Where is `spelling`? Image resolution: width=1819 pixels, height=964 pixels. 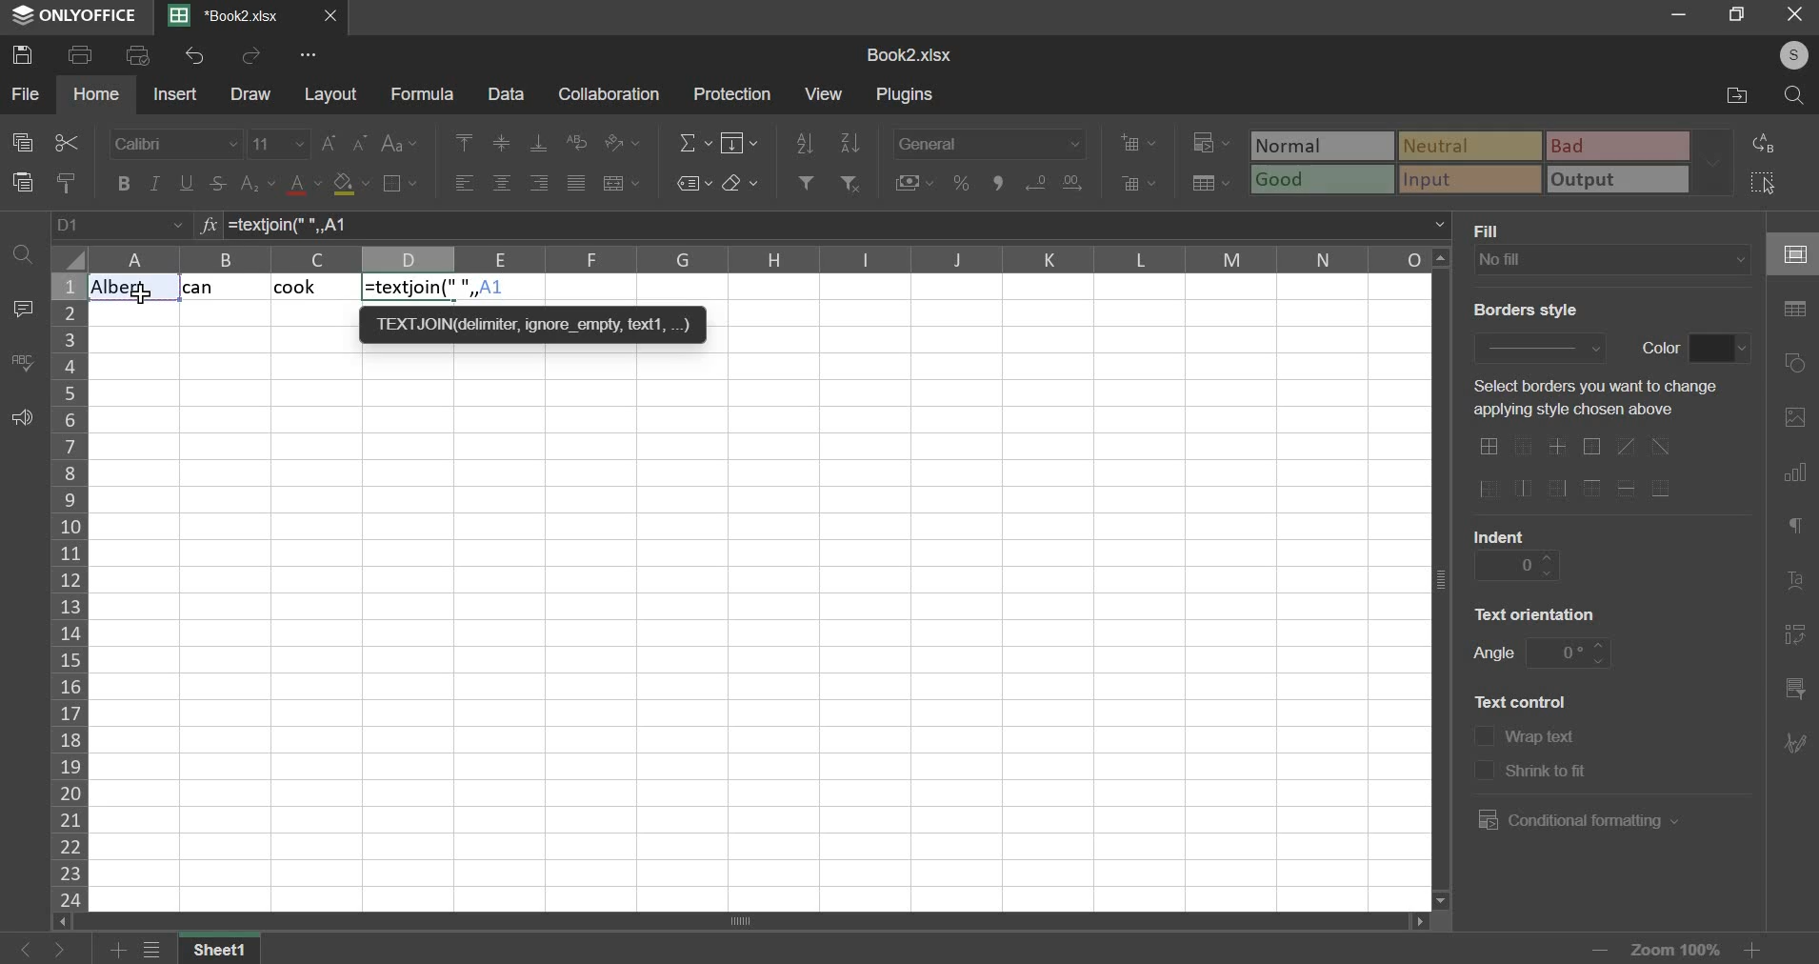 spelling is located at coordinates (22, 362).